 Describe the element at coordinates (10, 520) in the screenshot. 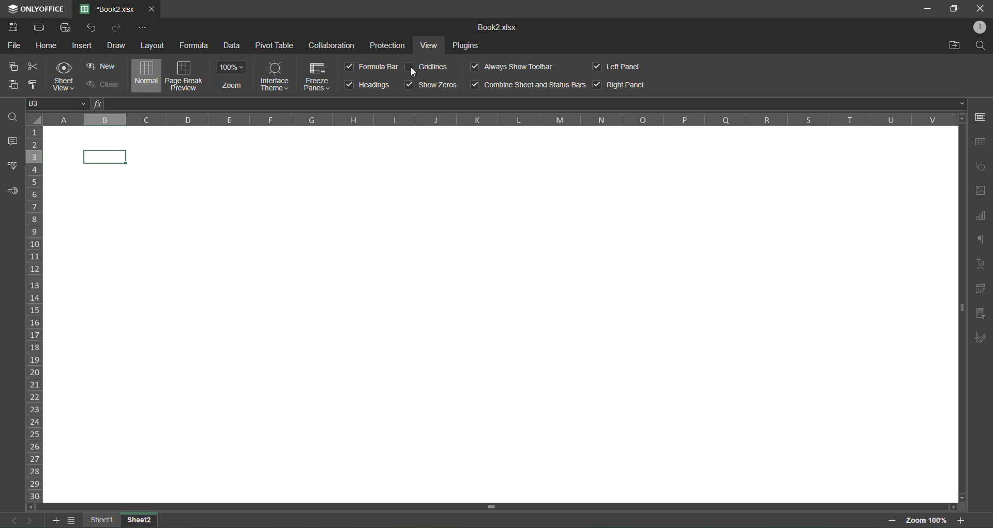

I see `previous` at that location.